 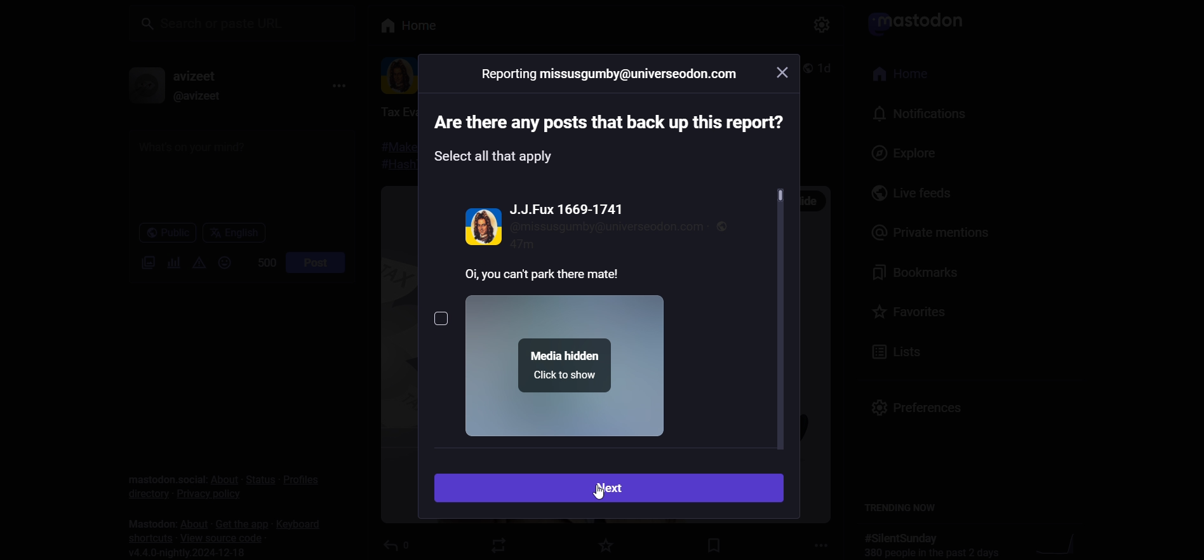 What do you see at coordinates (598, 497) in the screenshot?
I see `cursor` at bounding box center [598, 497].